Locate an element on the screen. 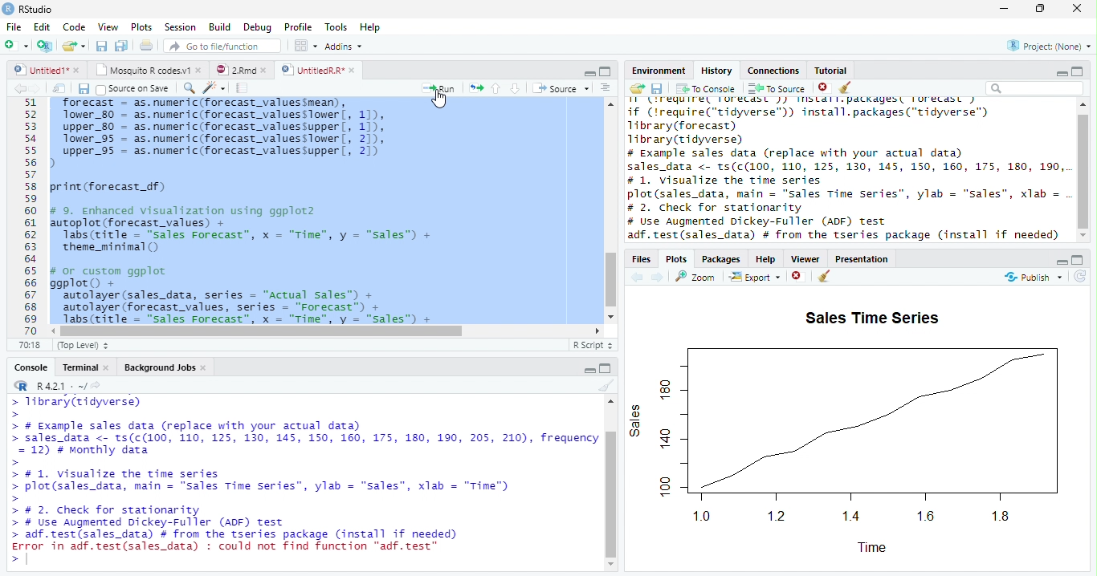  Code is located at coordinates (75, 26).